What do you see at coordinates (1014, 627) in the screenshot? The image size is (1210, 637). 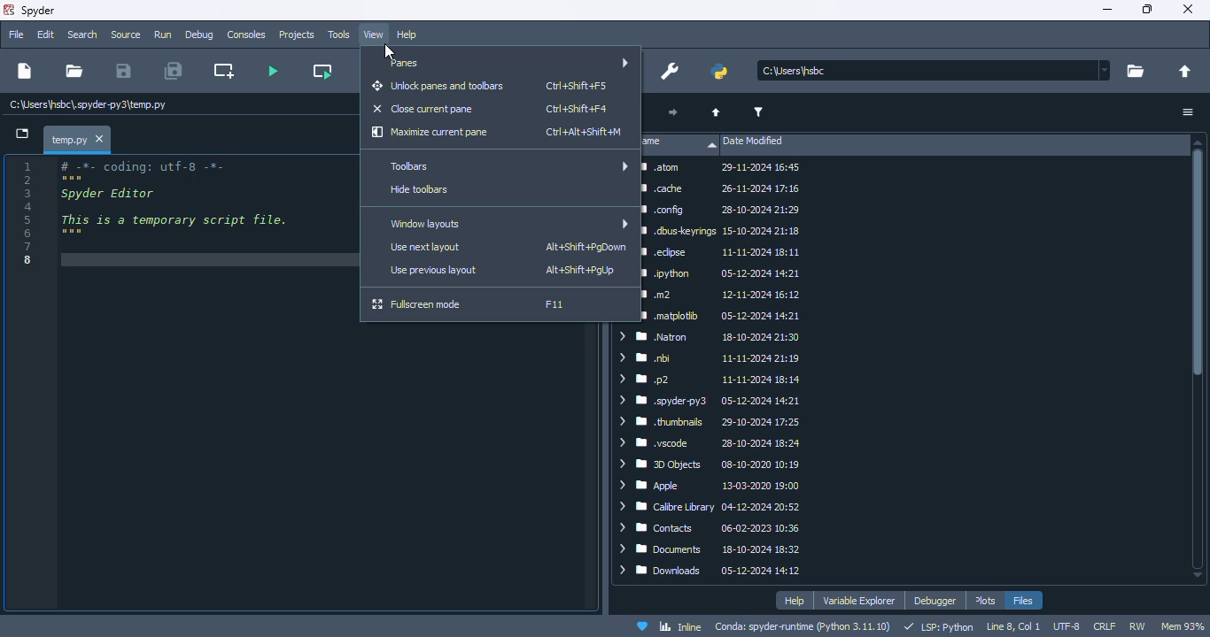 I see `line 8, col 1` at bounding box center [1014, 627].